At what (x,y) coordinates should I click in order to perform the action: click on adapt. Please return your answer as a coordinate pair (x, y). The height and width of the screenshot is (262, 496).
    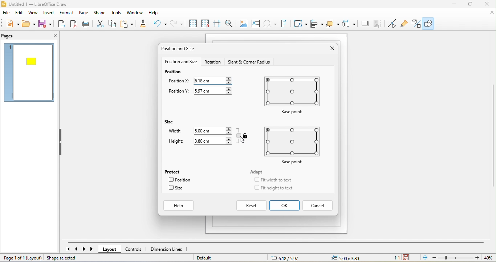
    Looking at the image, I should click on (256, 173).